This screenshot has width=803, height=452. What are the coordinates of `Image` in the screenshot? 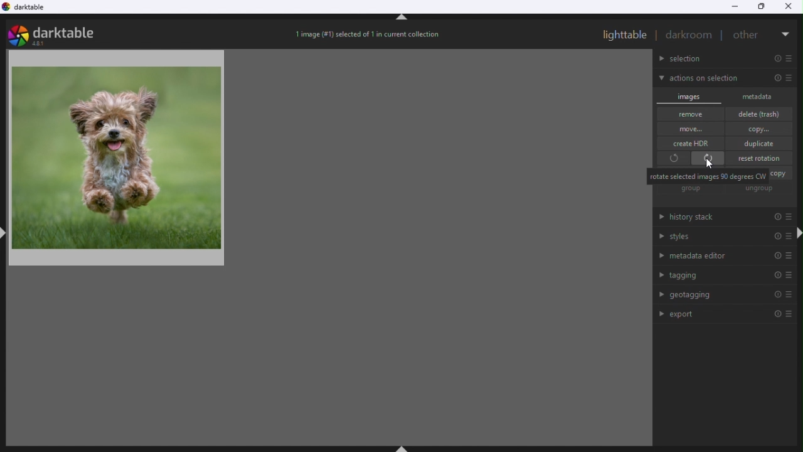 It's located at (145, 180).